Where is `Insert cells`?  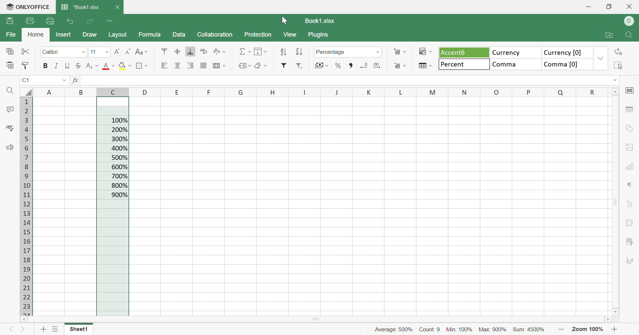 Insert cells is located at coordinates (400, 53).